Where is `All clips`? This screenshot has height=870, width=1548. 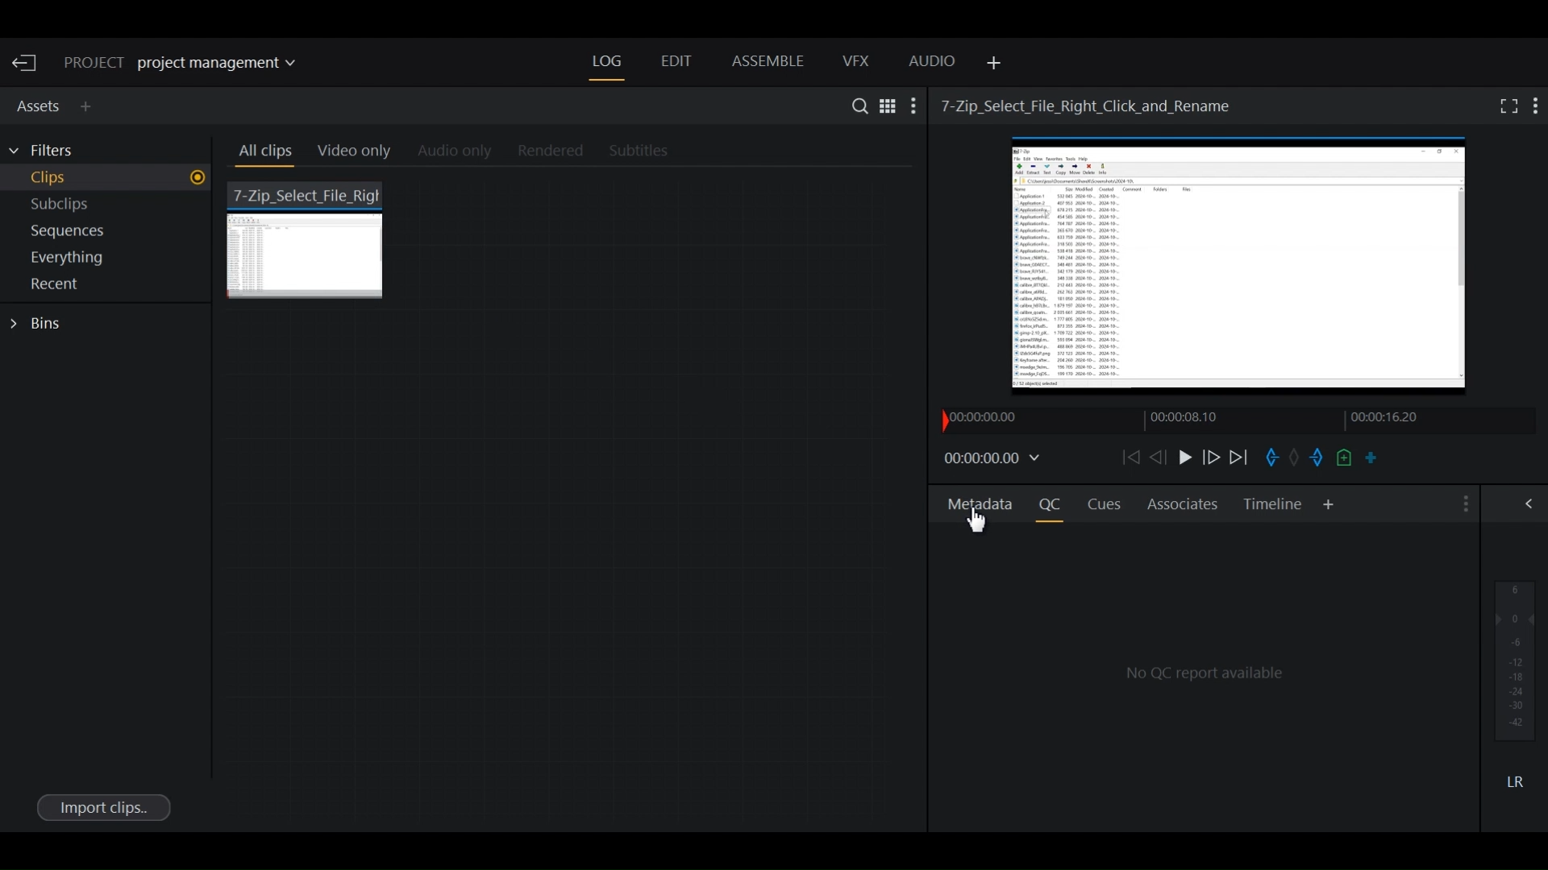
All clips is located at coordinates (263, 154).